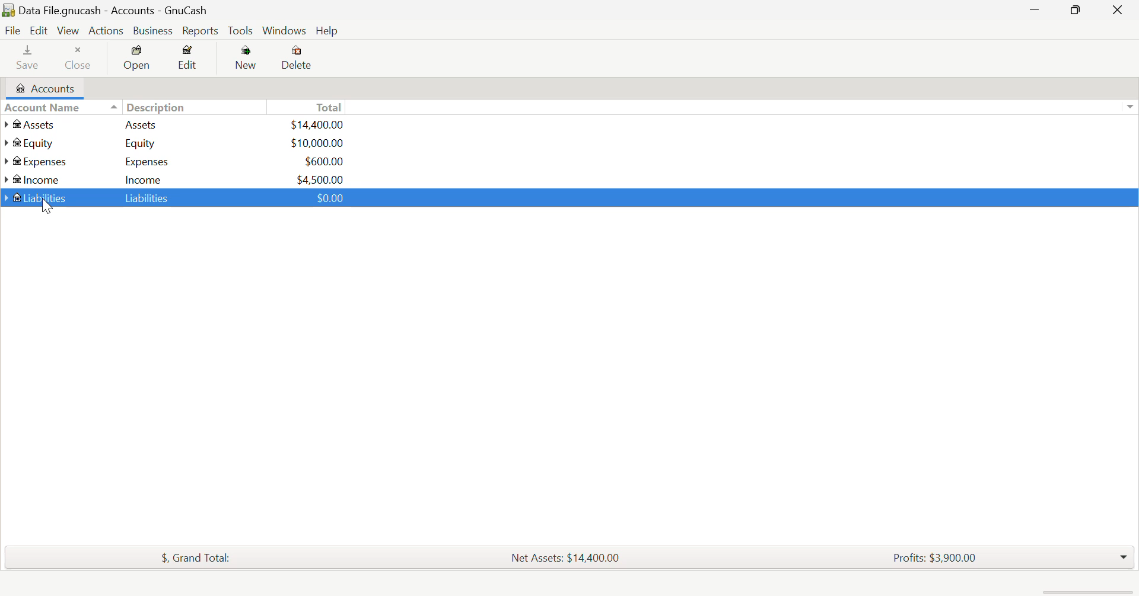  Describe the element at coordinates (247, 60) in the screenshot. I see `New` at that location.